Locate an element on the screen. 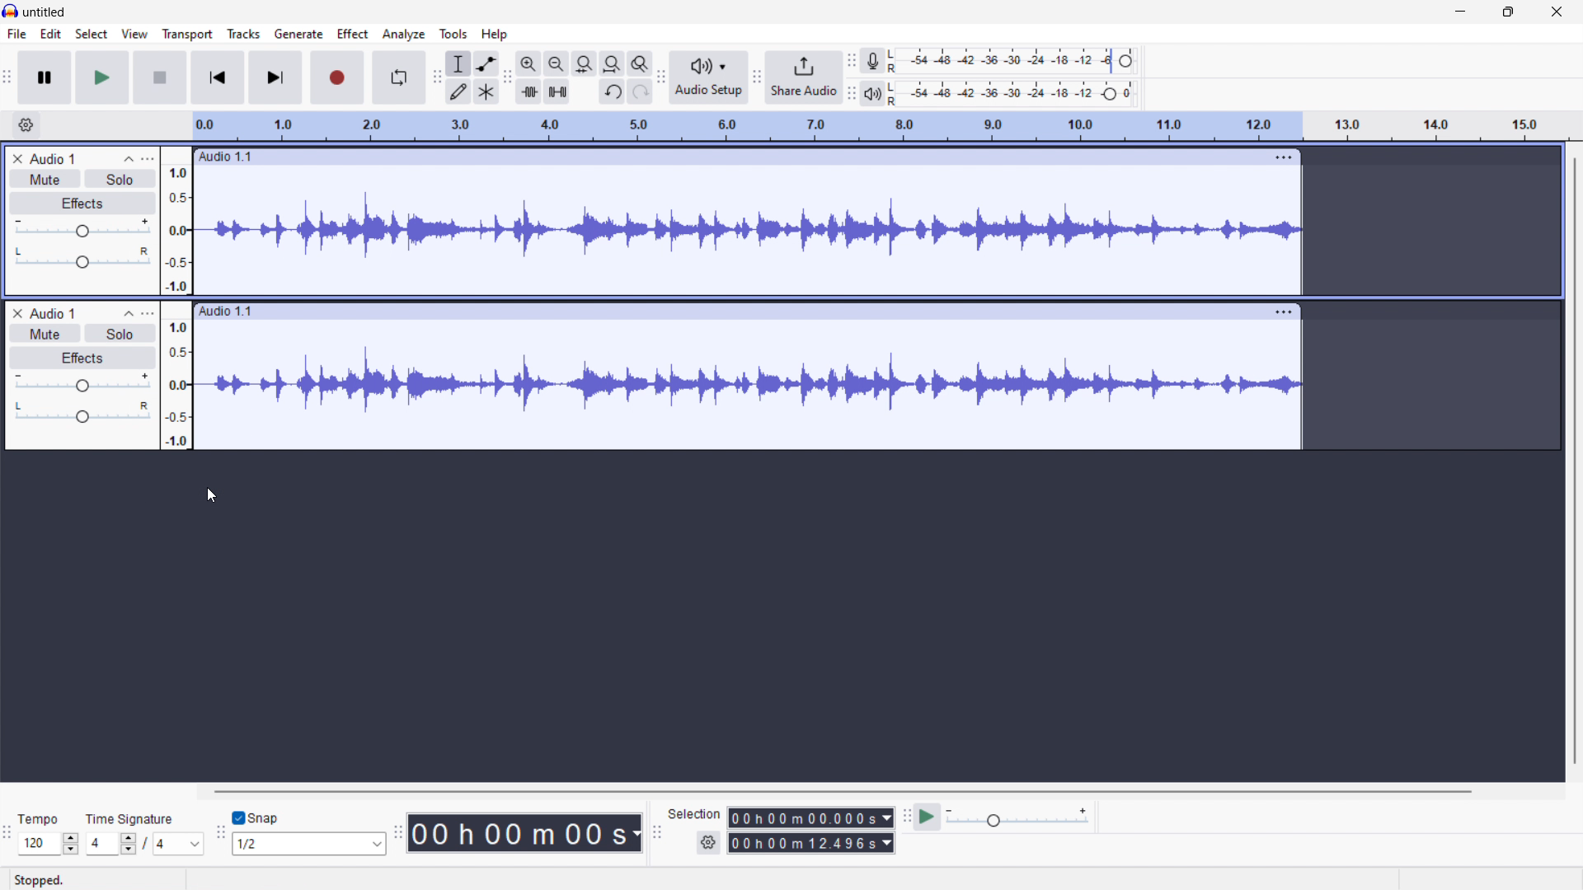 The image size is (1583, 890). transport toolbar is located at coordinates (8, 80).